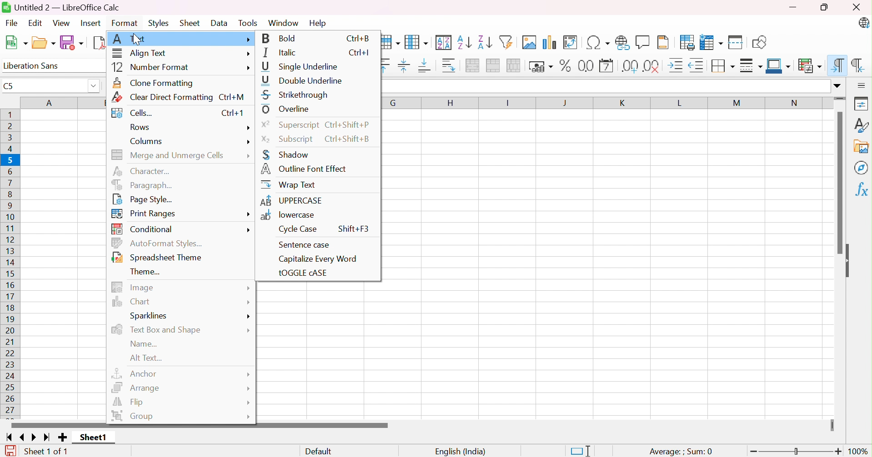 This screenshot has width=872, height=457. Describe the element at coordinates (36, 437) in the screenshot. I see `Scroll to next page` at that location.